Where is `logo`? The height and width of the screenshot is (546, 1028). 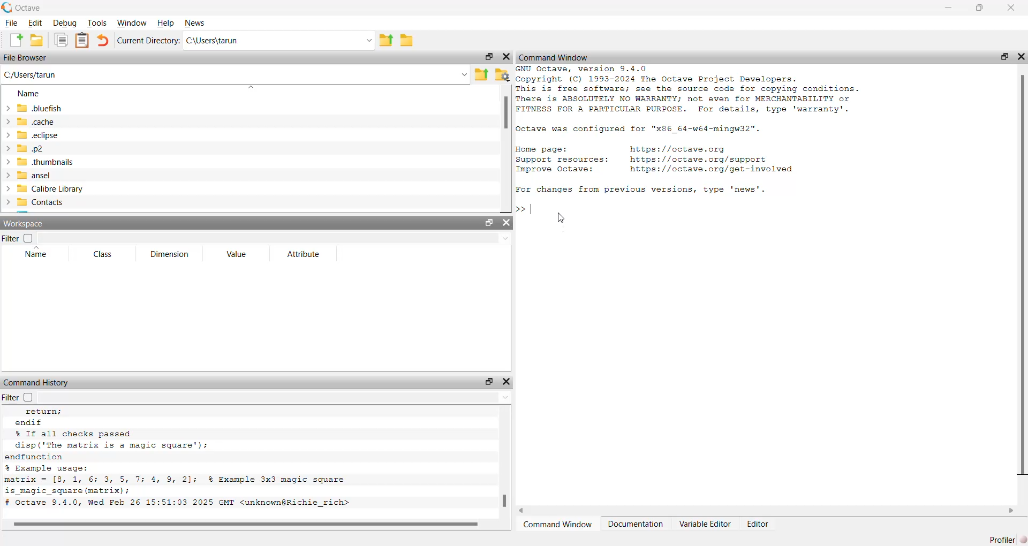 logo is located at coordinates (7, 7).